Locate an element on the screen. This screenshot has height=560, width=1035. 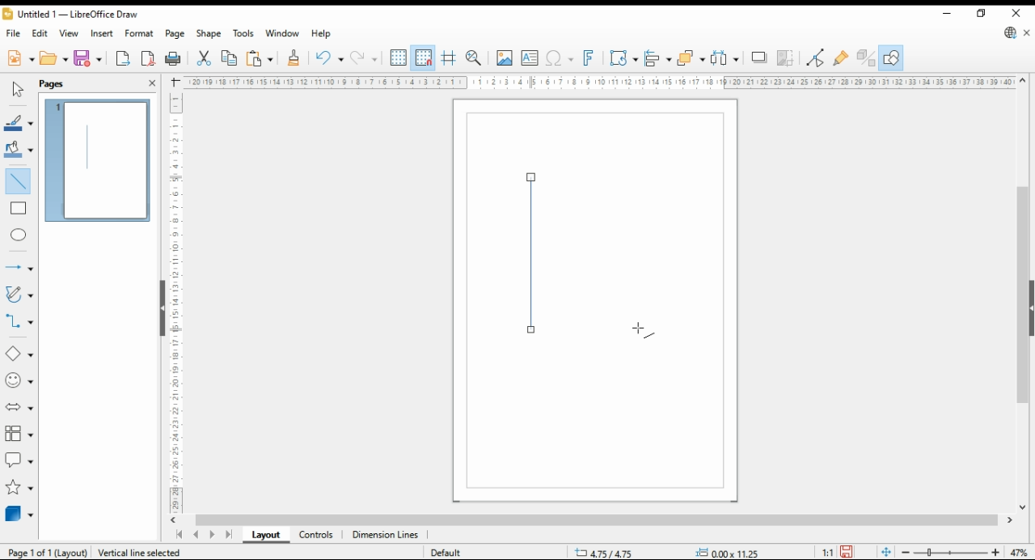
default is located at coordinates (450, 554).